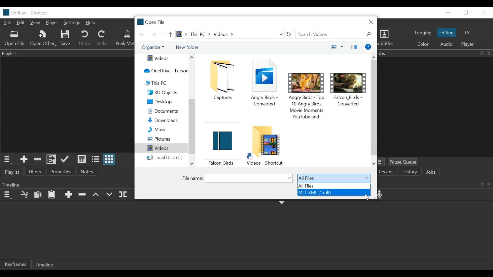 Image resolution: width=493 pixels, height=277 pixels. I want to click on Close, so click(371, 22).